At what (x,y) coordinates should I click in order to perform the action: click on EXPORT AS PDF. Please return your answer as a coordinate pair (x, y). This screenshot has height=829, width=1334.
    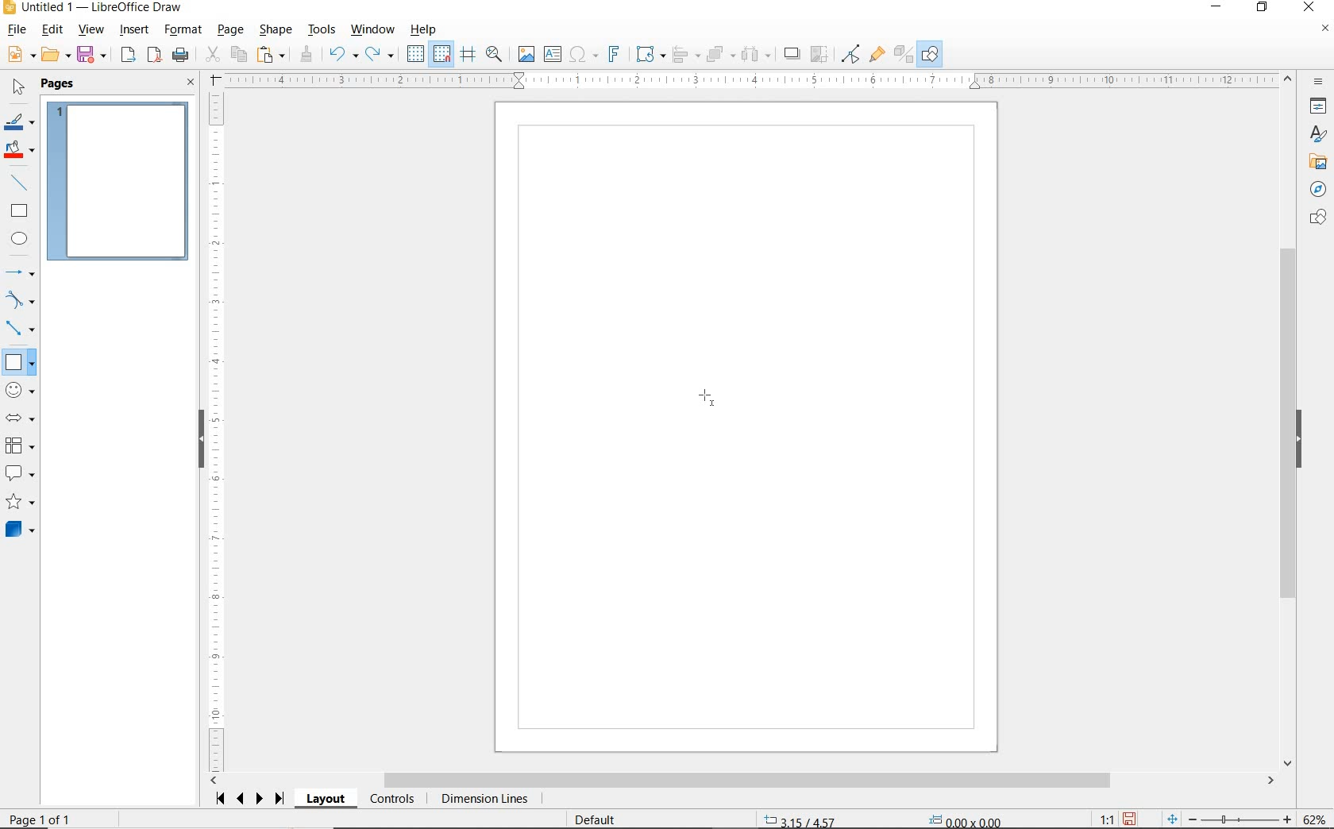
    Looking at the image, I should click on (156, 56).